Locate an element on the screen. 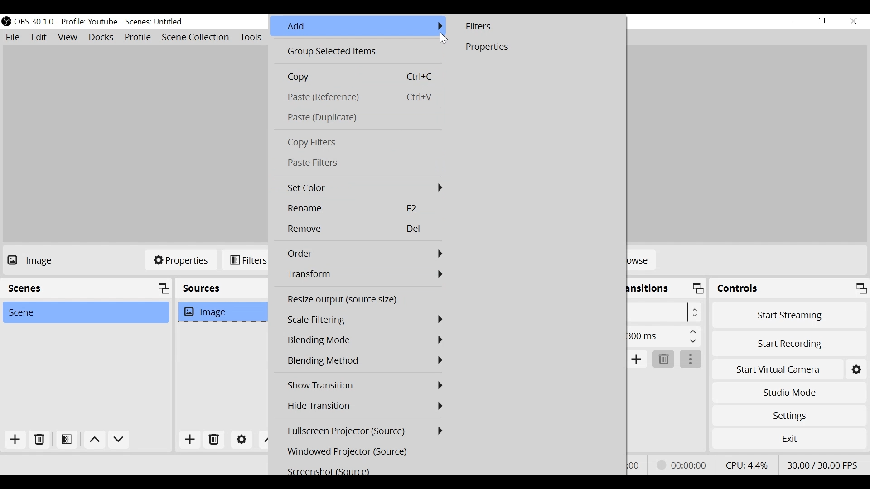 This screenshot has height=489, width=870. Profile is located at coordinates (140, 38).